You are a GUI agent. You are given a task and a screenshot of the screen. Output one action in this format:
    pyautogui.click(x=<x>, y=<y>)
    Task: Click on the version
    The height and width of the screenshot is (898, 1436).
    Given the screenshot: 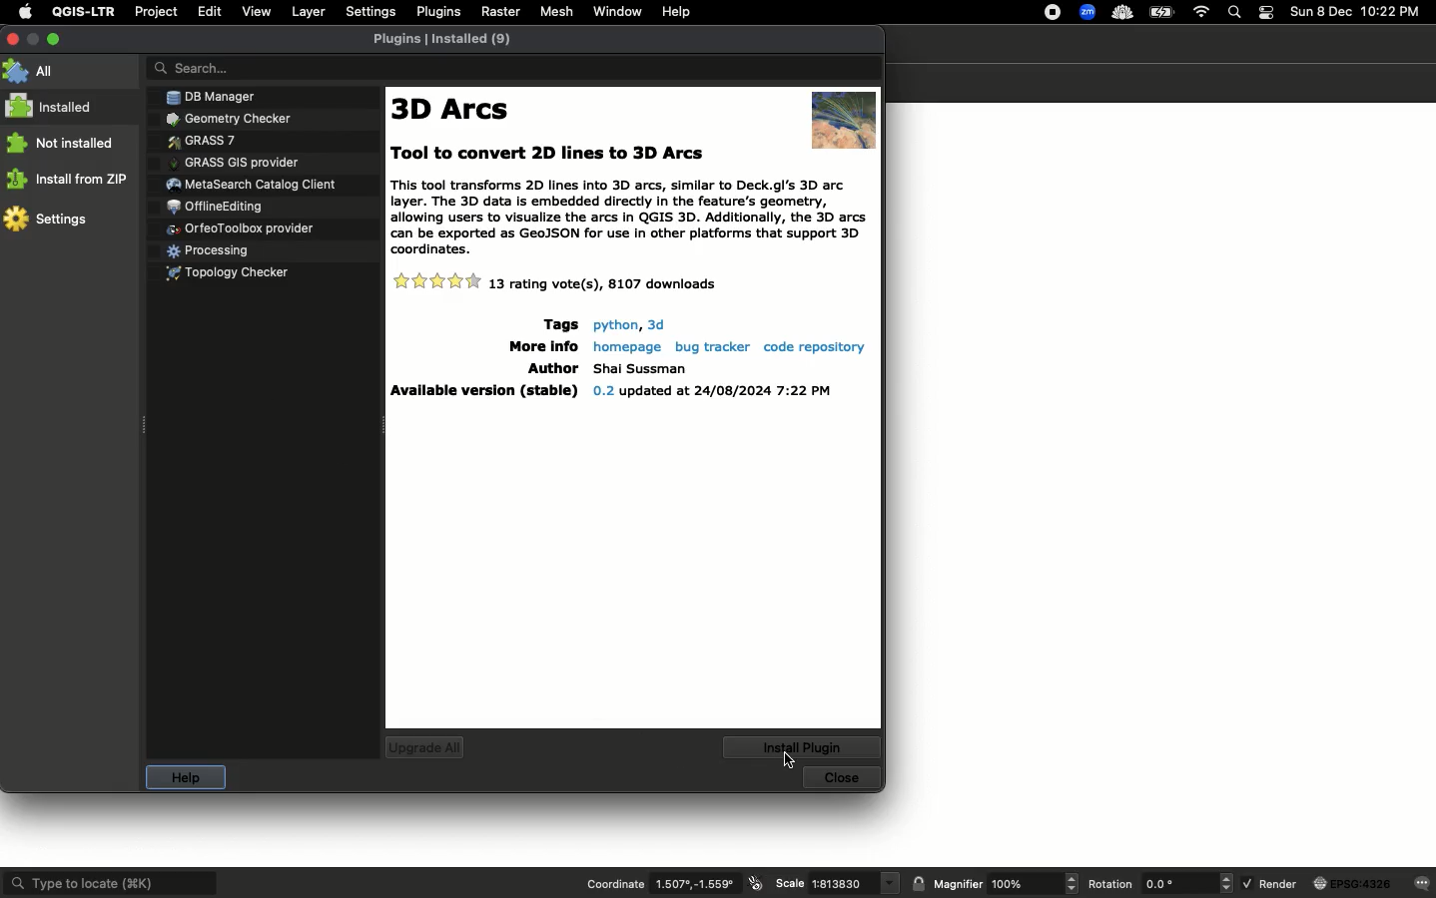 What is the action you would take?
    pyautogui.click(x=710, y=393)
    